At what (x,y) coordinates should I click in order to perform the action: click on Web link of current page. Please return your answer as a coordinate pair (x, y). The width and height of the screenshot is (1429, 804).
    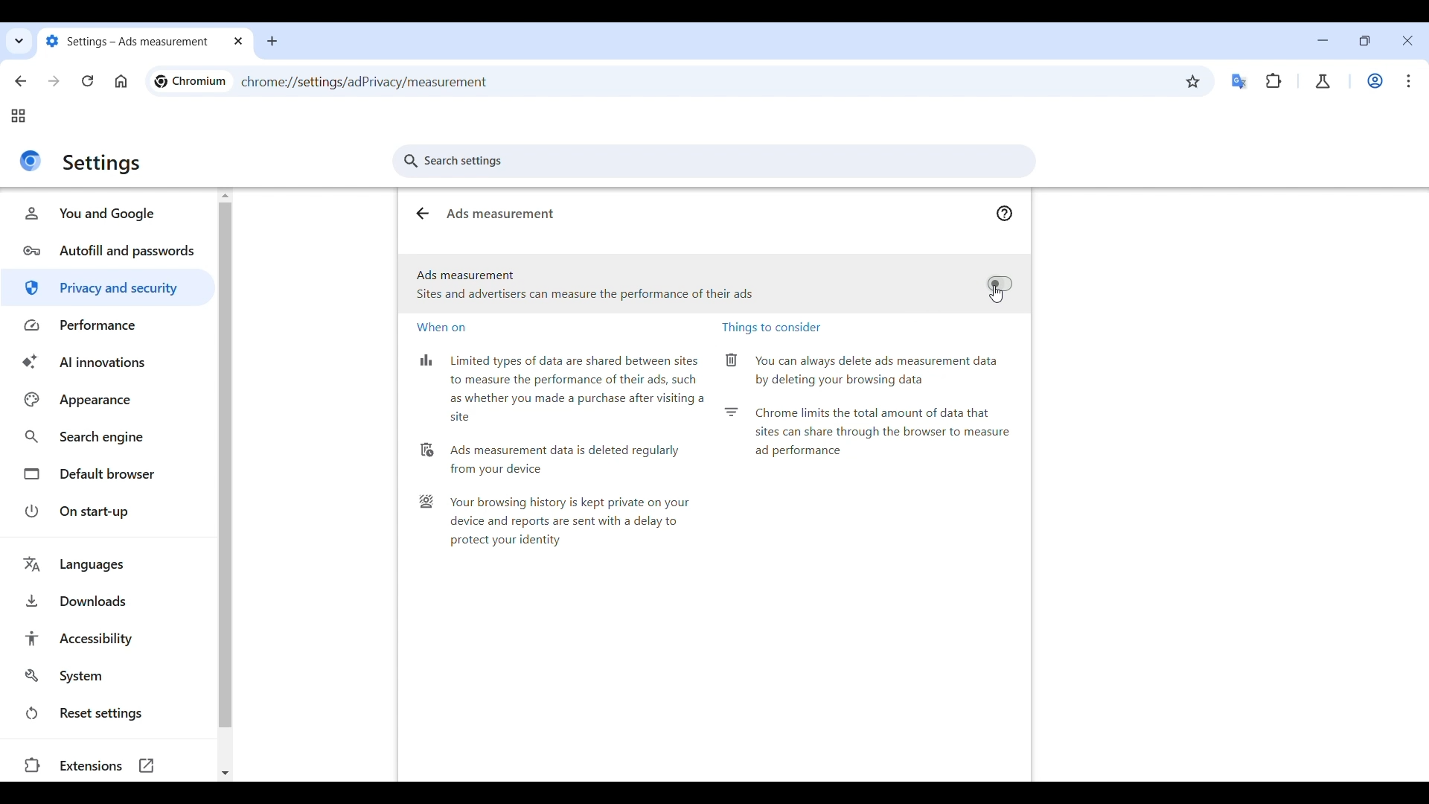
    Looking at the image, I should click on (406, 82).